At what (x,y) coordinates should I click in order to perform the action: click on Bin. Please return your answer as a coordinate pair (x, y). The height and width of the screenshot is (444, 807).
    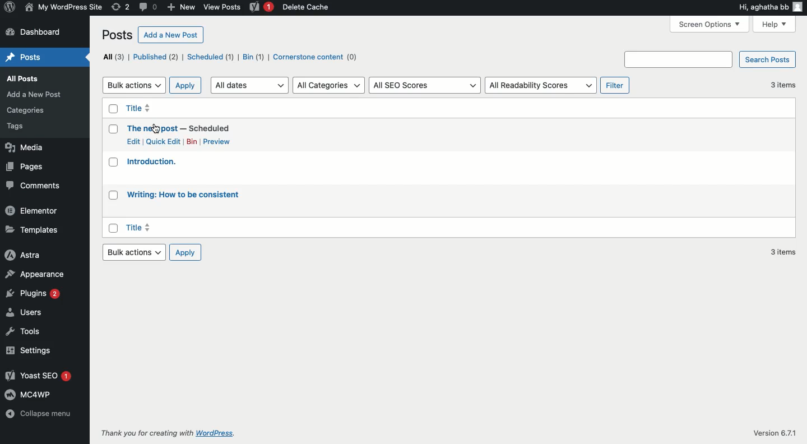
    Looking at the image, I should click on (251, 57).